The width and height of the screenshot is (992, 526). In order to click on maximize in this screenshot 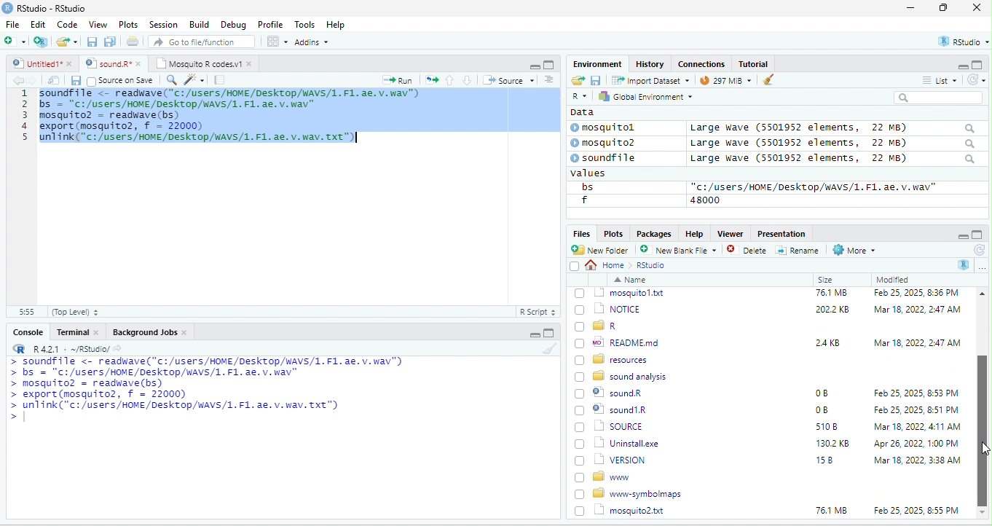, I will do `click(946, 9)`.